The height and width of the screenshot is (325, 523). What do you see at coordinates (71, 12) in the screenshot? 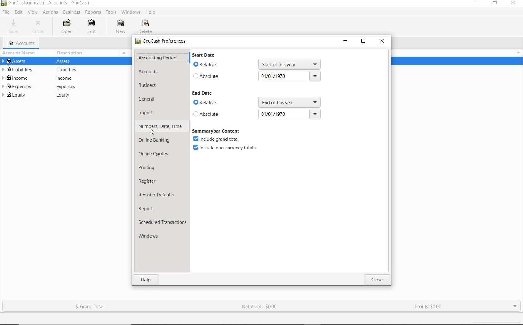
I see `BUSIINESS` at bounding box center [71, 12].